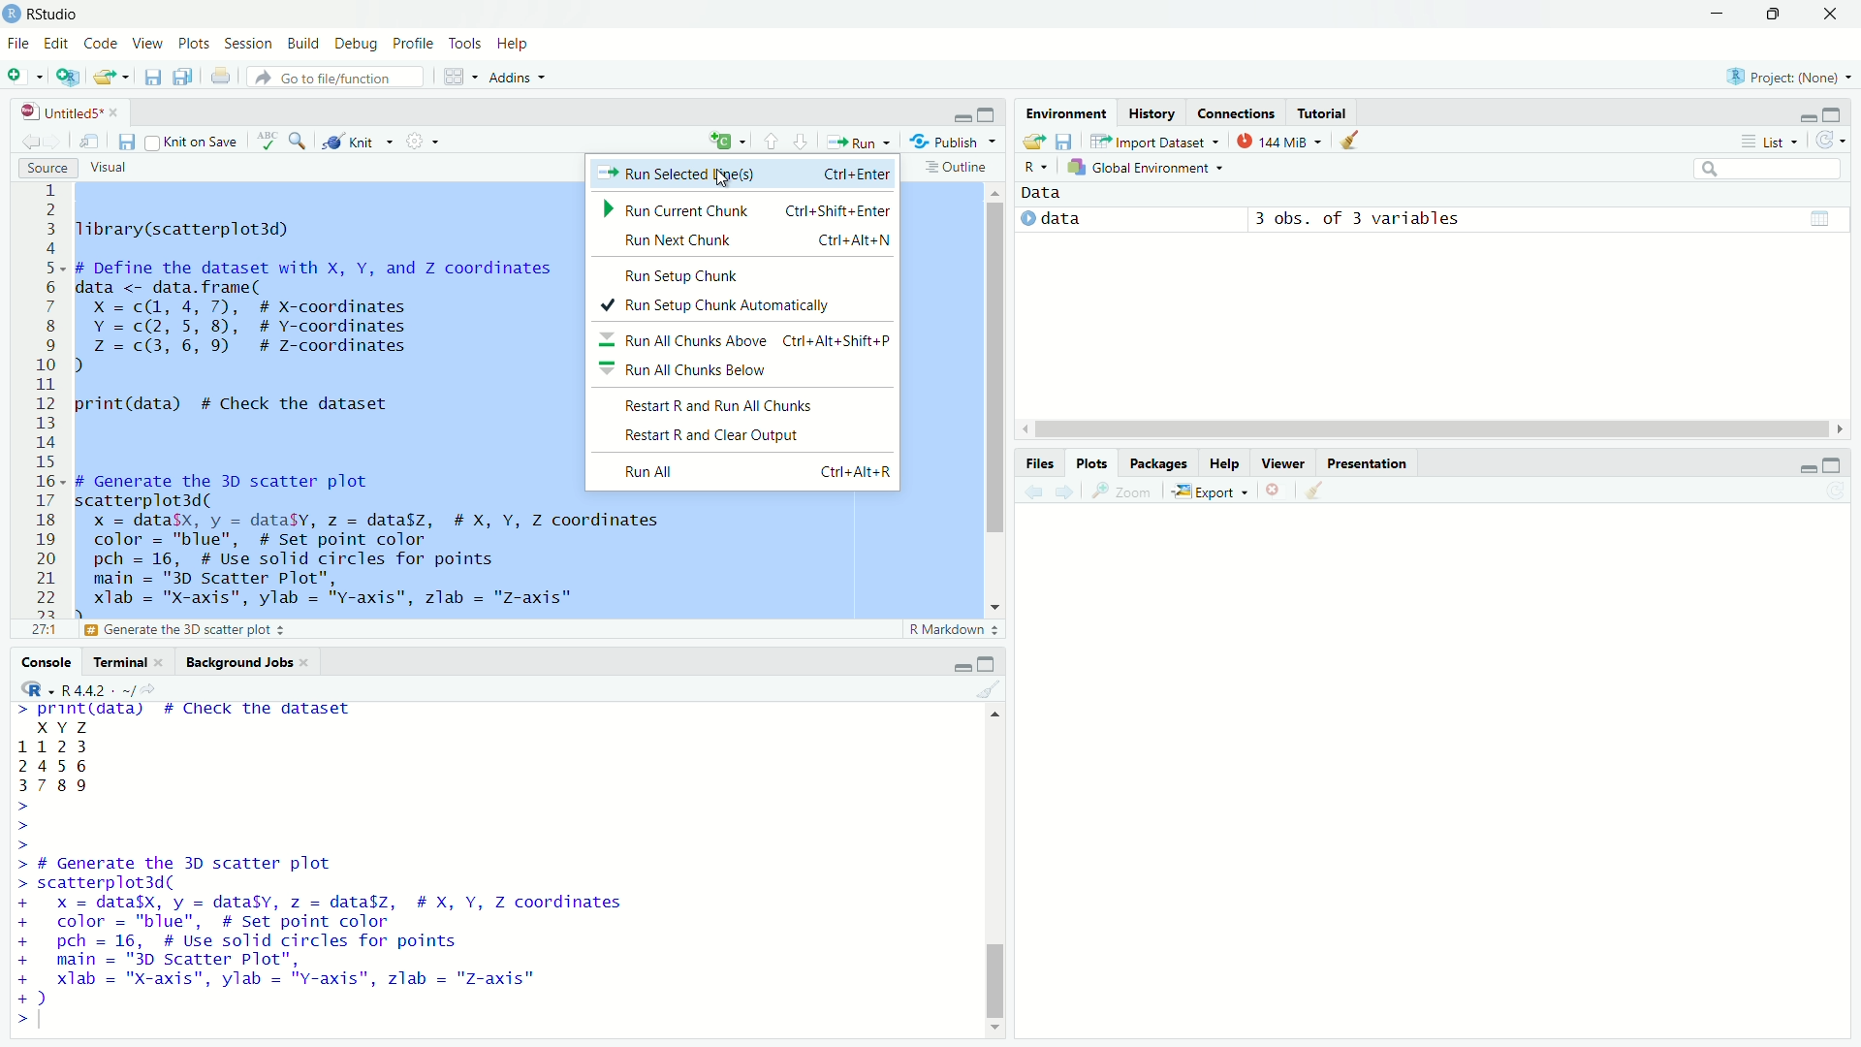 The image size is (1861, 1047). What do you see at coordinates (998, 604) in the screenshot?
I see `move down` at bounding box center [998, 604].